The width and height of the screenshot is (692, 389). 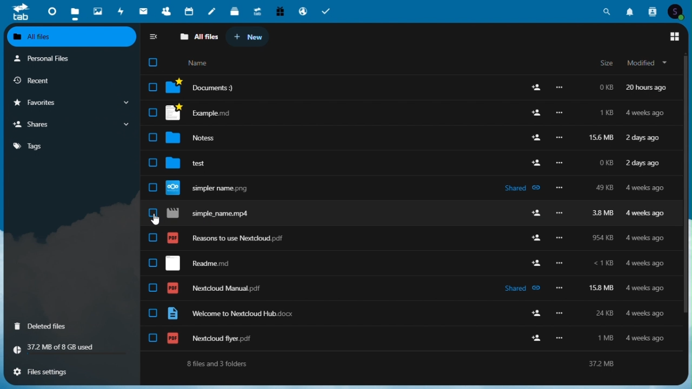 What do you see at coordinates (21, 11) in the screenshot?
I see `tab` at bounding box center [21, 11].